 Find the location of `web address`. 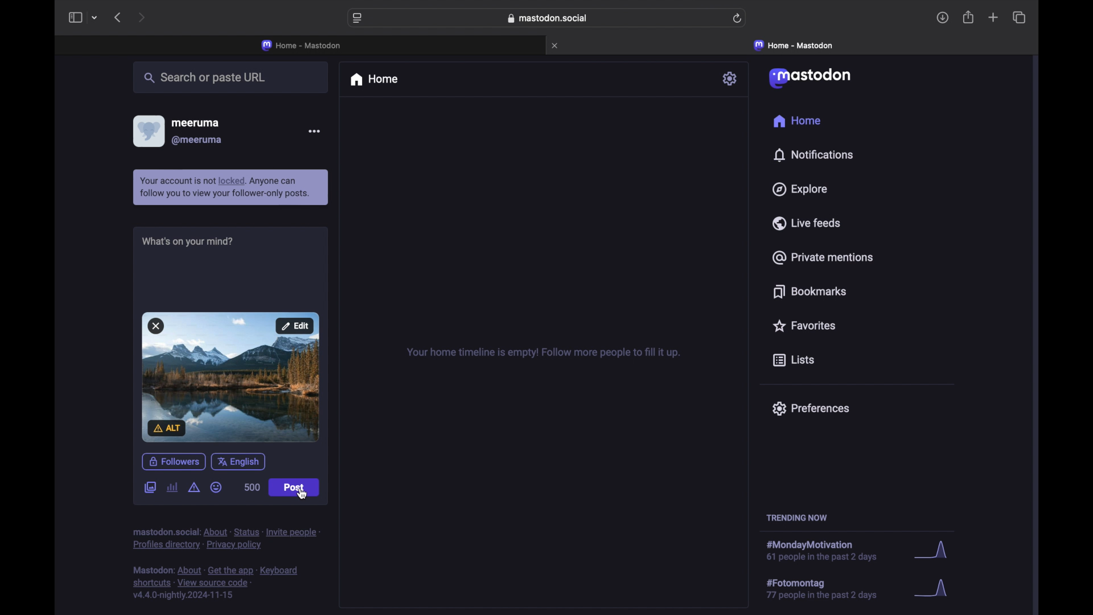

web address is located at coordinates (548, 18).